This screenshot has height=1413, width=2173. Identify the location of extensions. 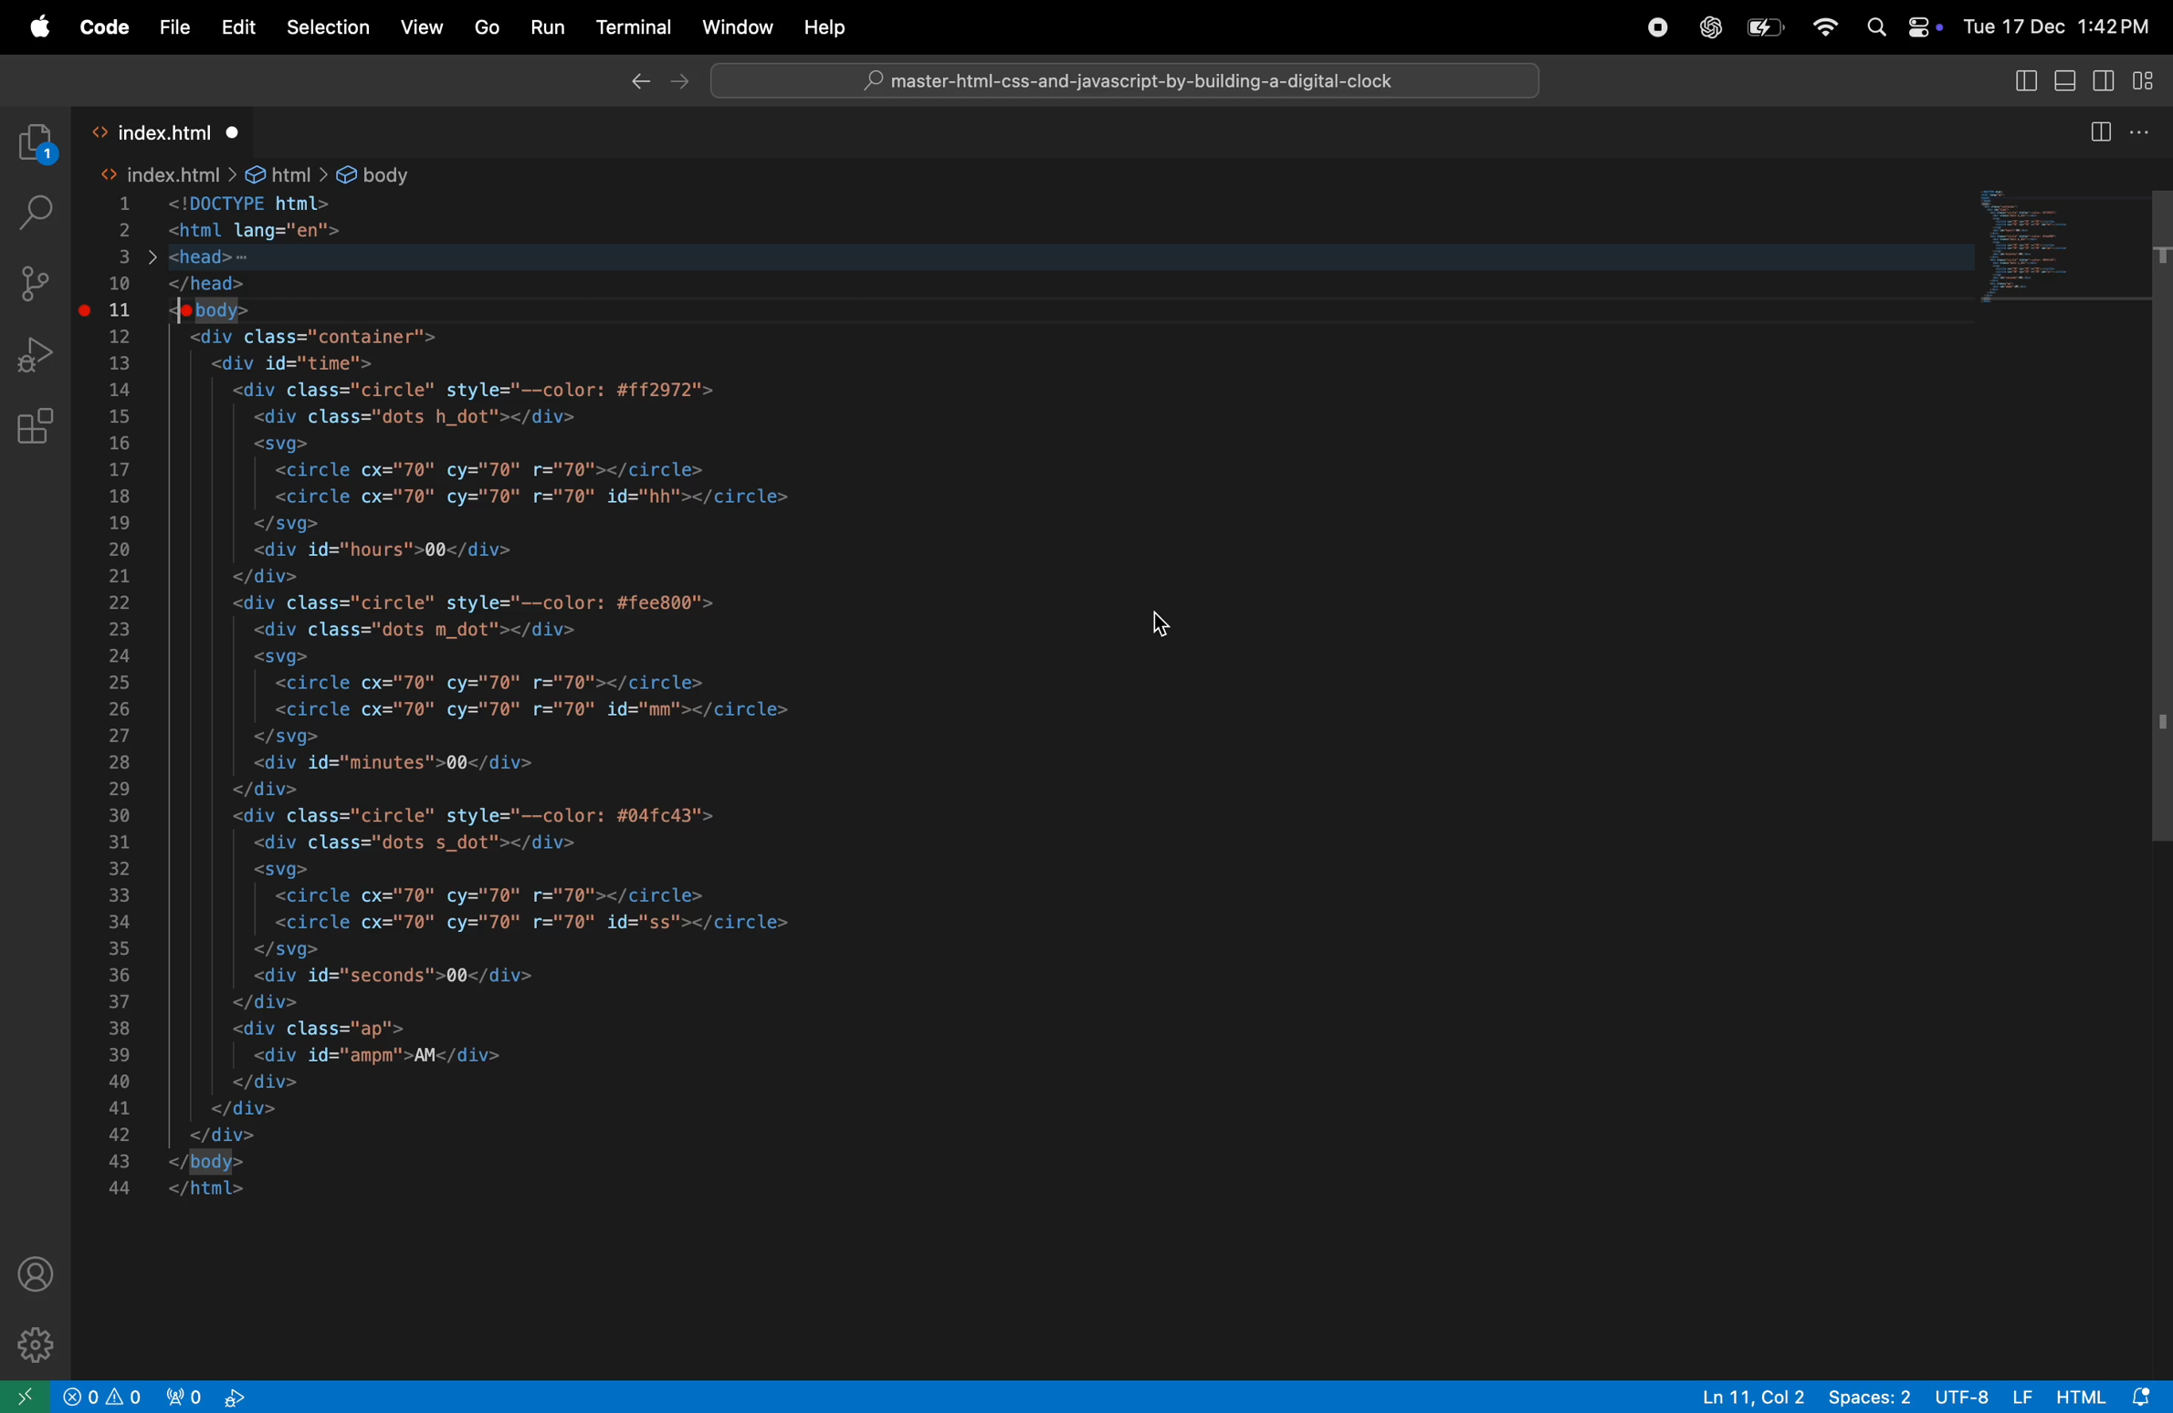
(37, 424).